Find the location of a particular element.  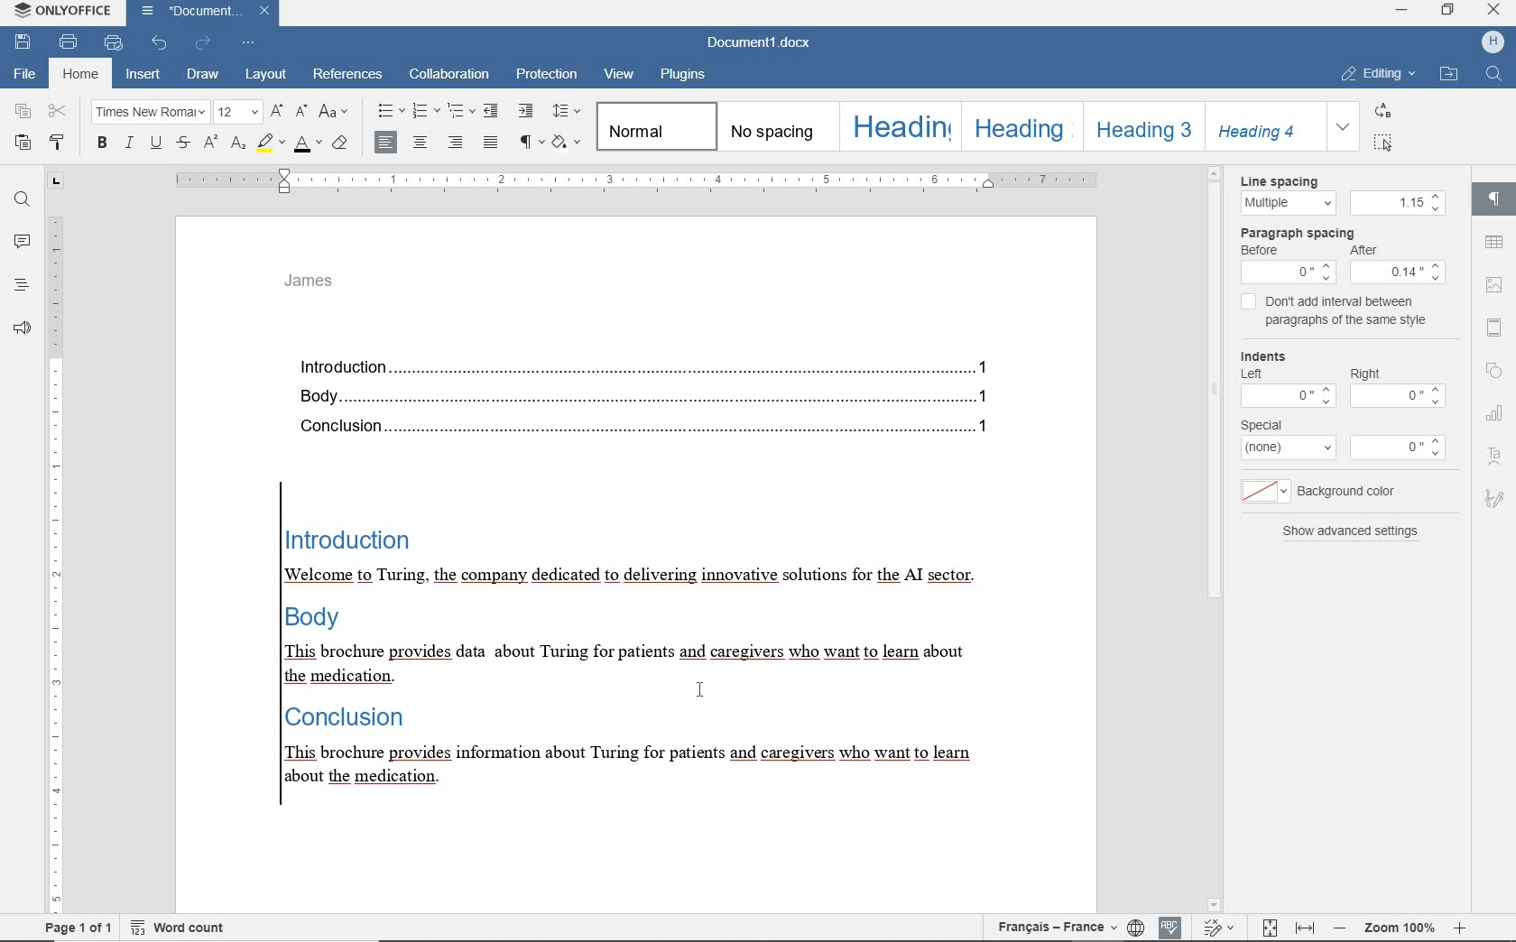

checkbox is located at coordinates (1249, 304).